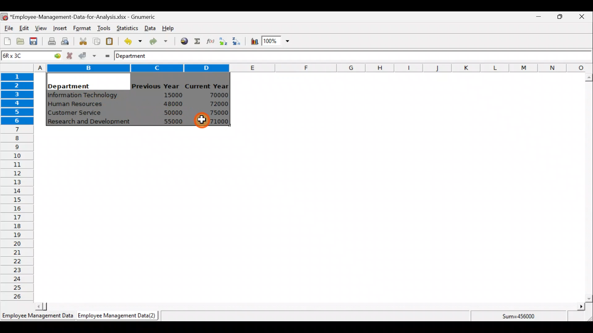 The height and width of the screenshot is (333, 593). Describe the element at coordinates (55, 55) in the screenshot. I see `go to` at that location.